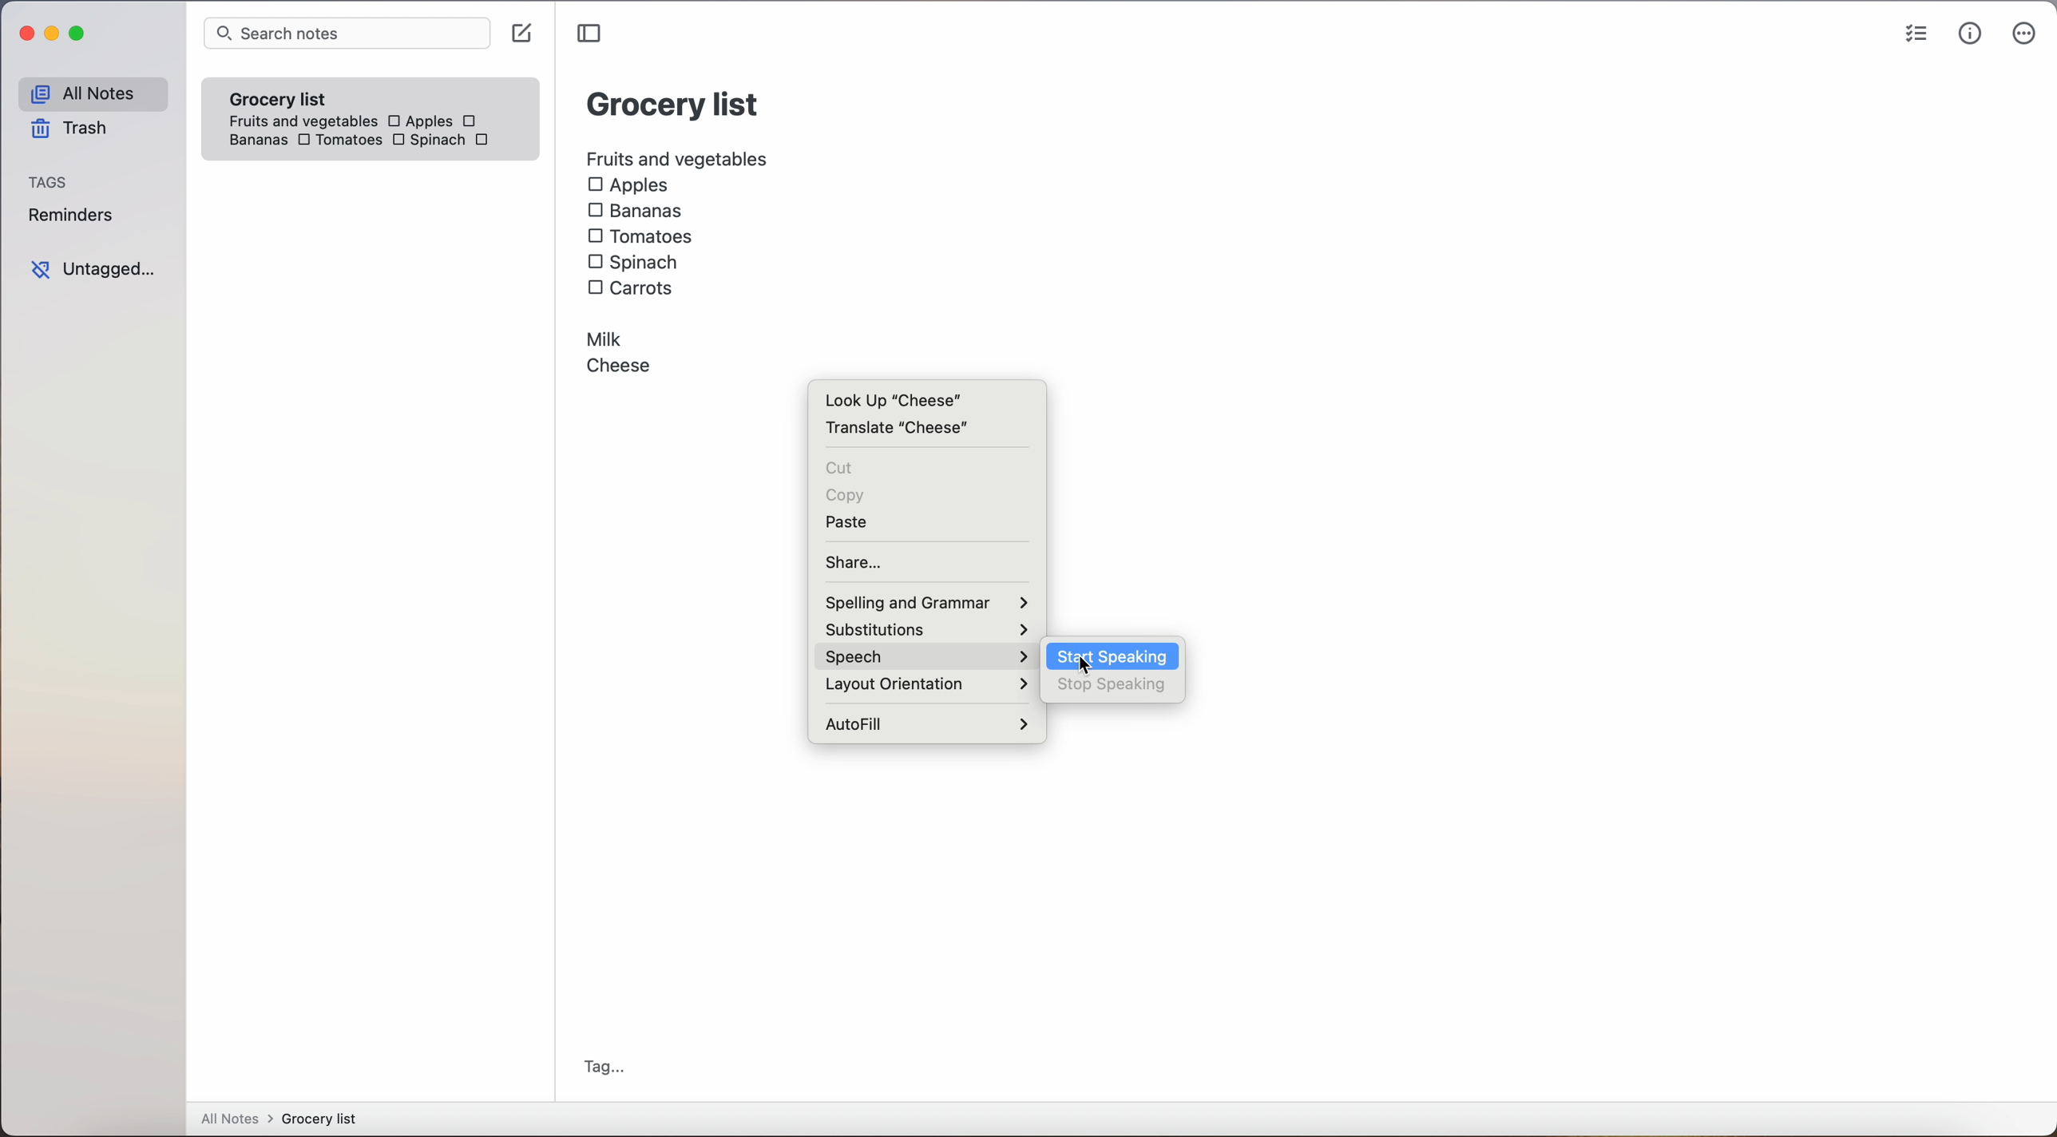  What do you see at coordinates (1113, 691) in the screenshot?
I see `click on stop speaking` at bounding box center [1113, 691].